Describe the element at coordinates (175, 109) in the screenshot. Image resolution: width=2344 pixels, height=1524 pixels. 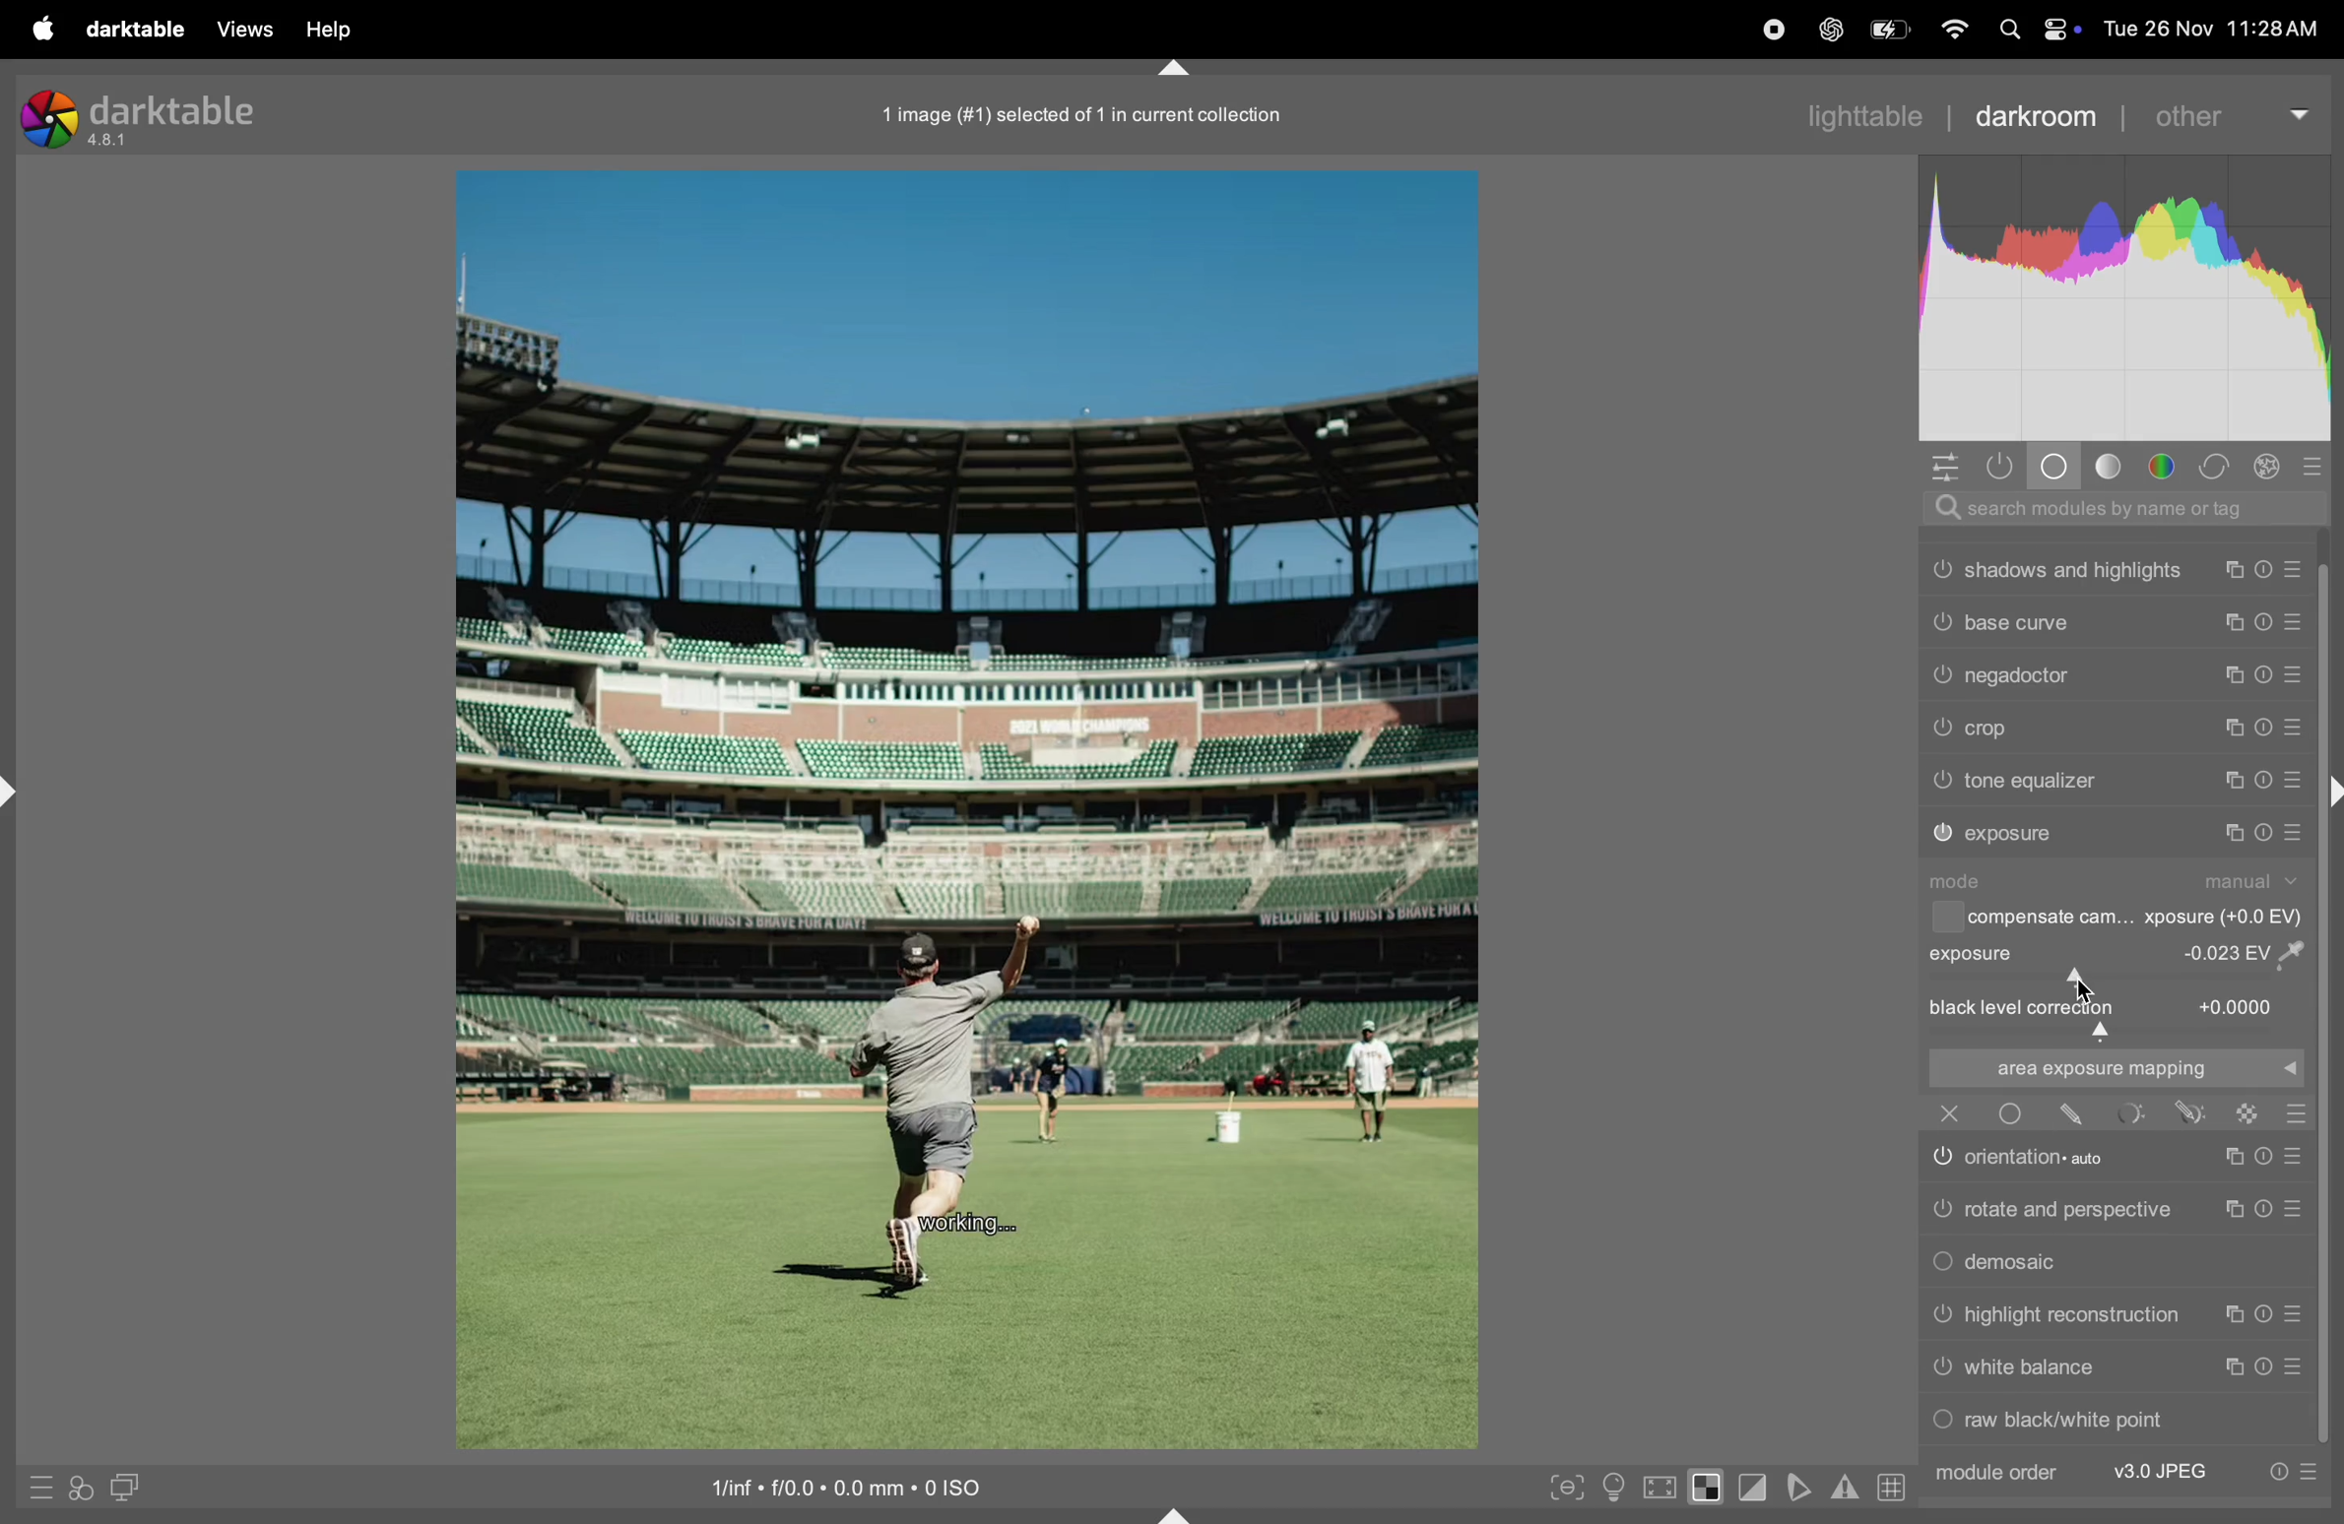
I see `darktable` at that location.